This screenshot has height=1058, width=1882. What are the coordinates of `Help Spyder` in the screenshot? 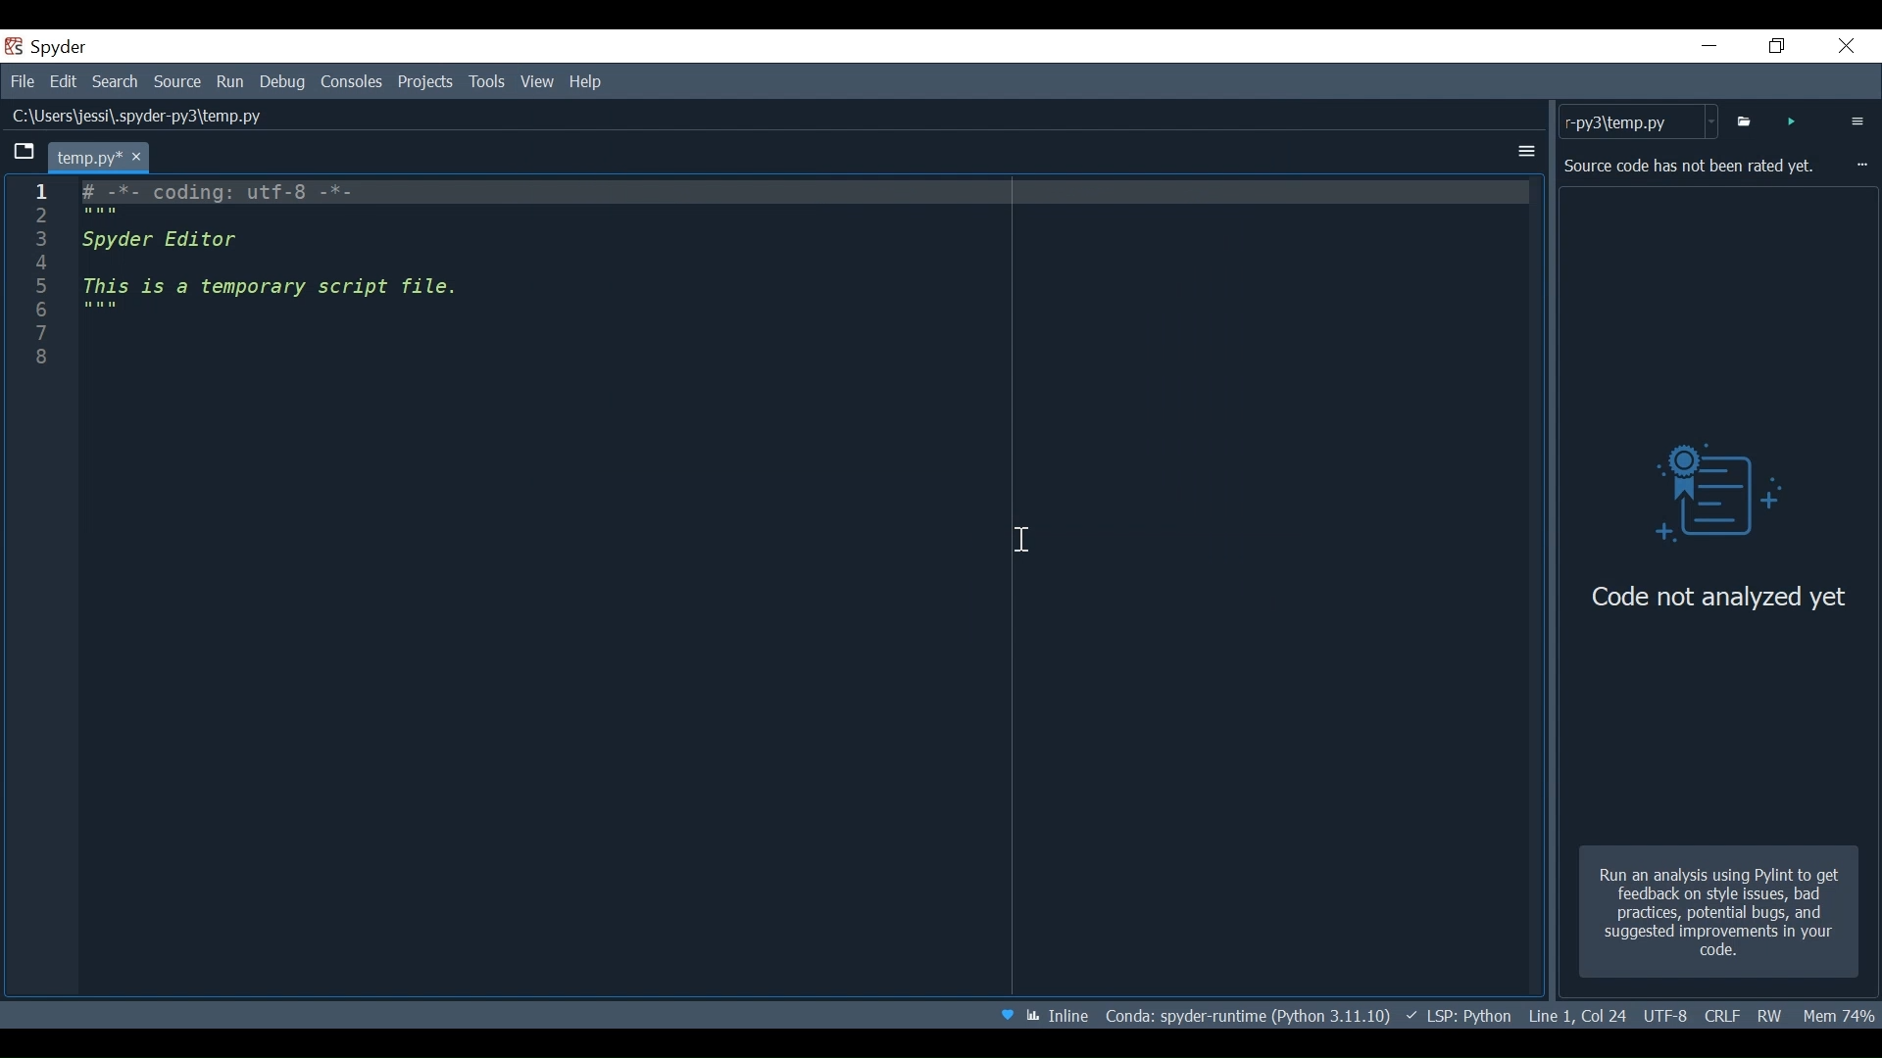 It's located at (1009, 1015).